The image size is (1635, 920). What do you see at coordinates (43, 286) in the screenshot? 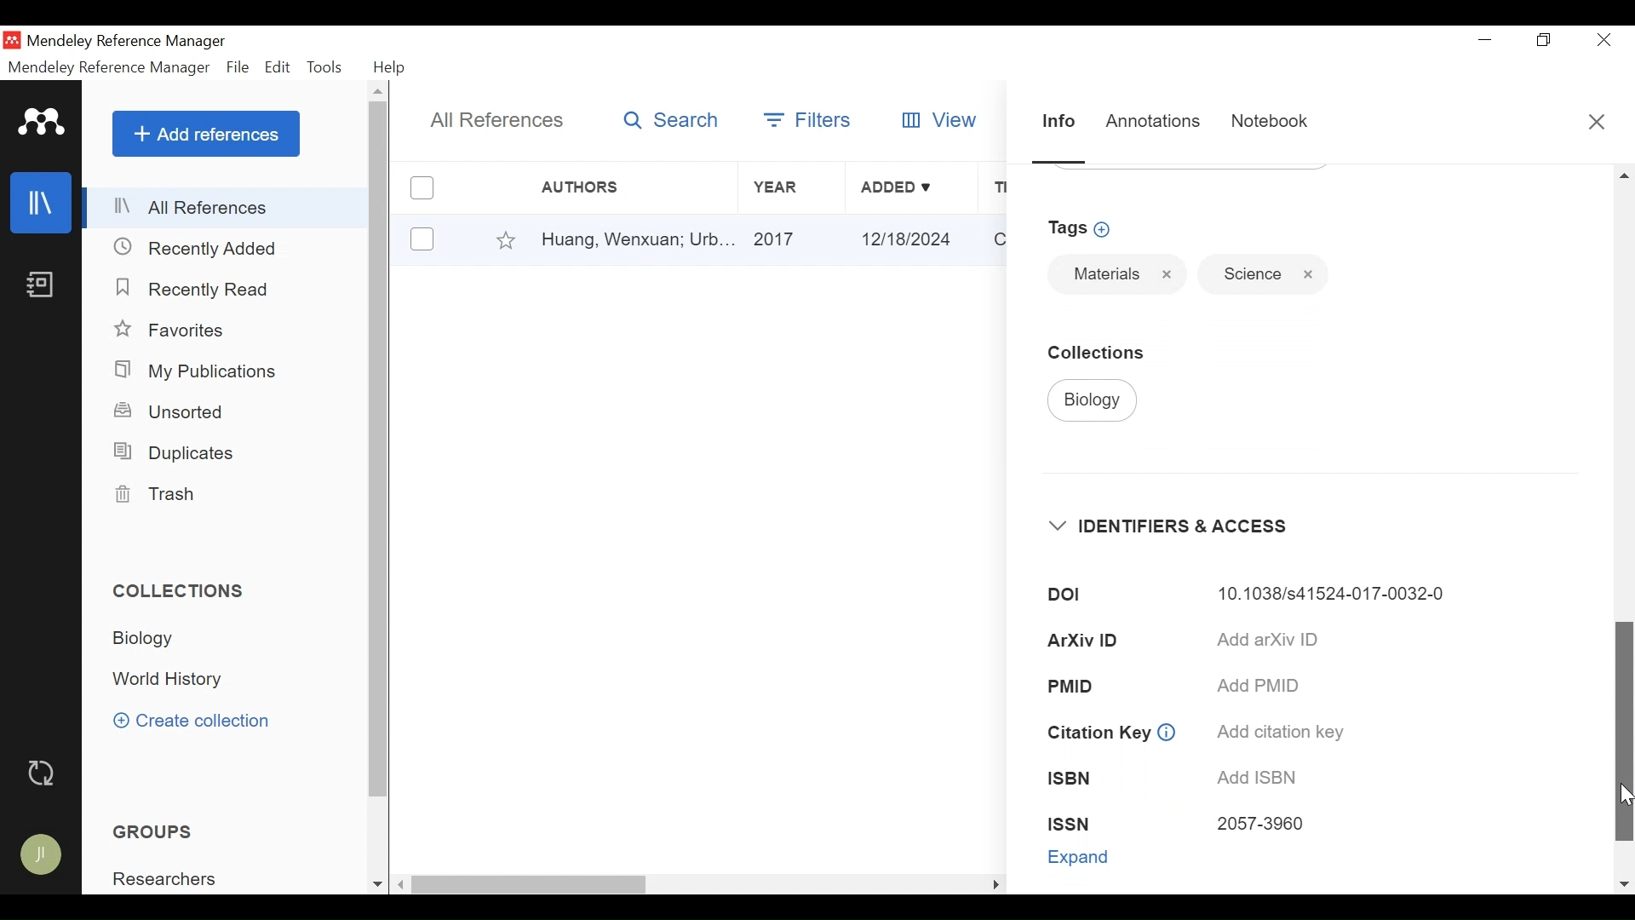
I see `Notebook` at bounding box center [43, 286].